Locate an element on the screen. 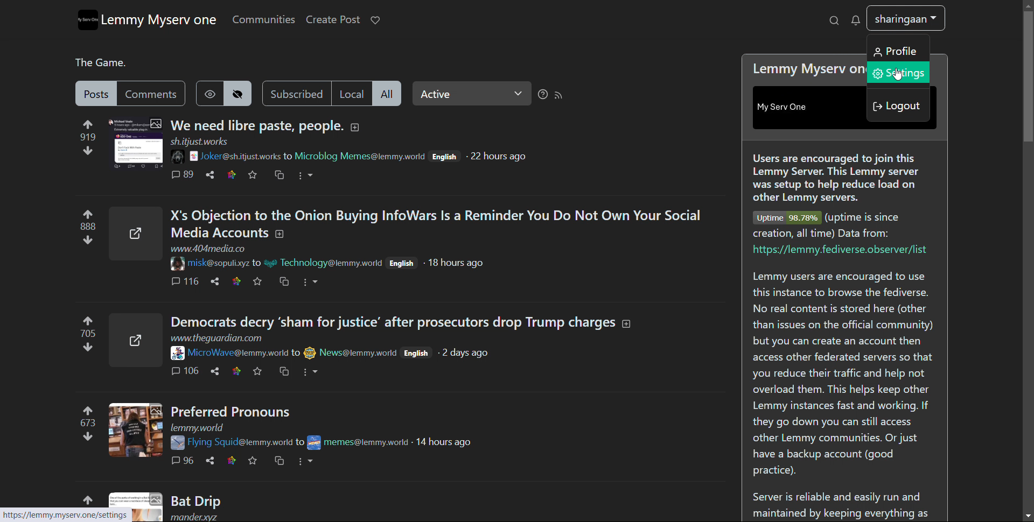  favorites is located at coordinates (253, 175).